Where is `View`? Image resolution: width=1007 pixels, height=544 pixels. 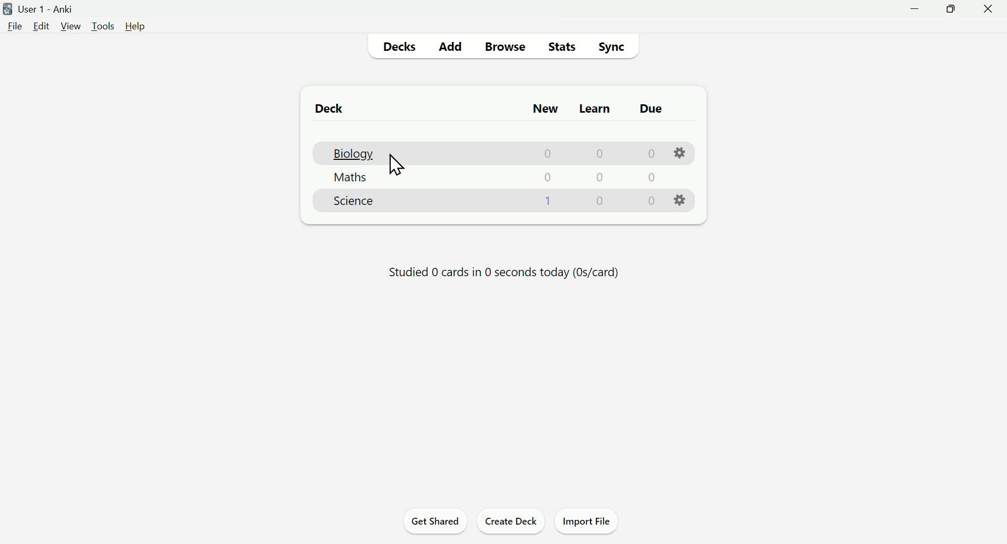 View is located at coordinates (70, 25).